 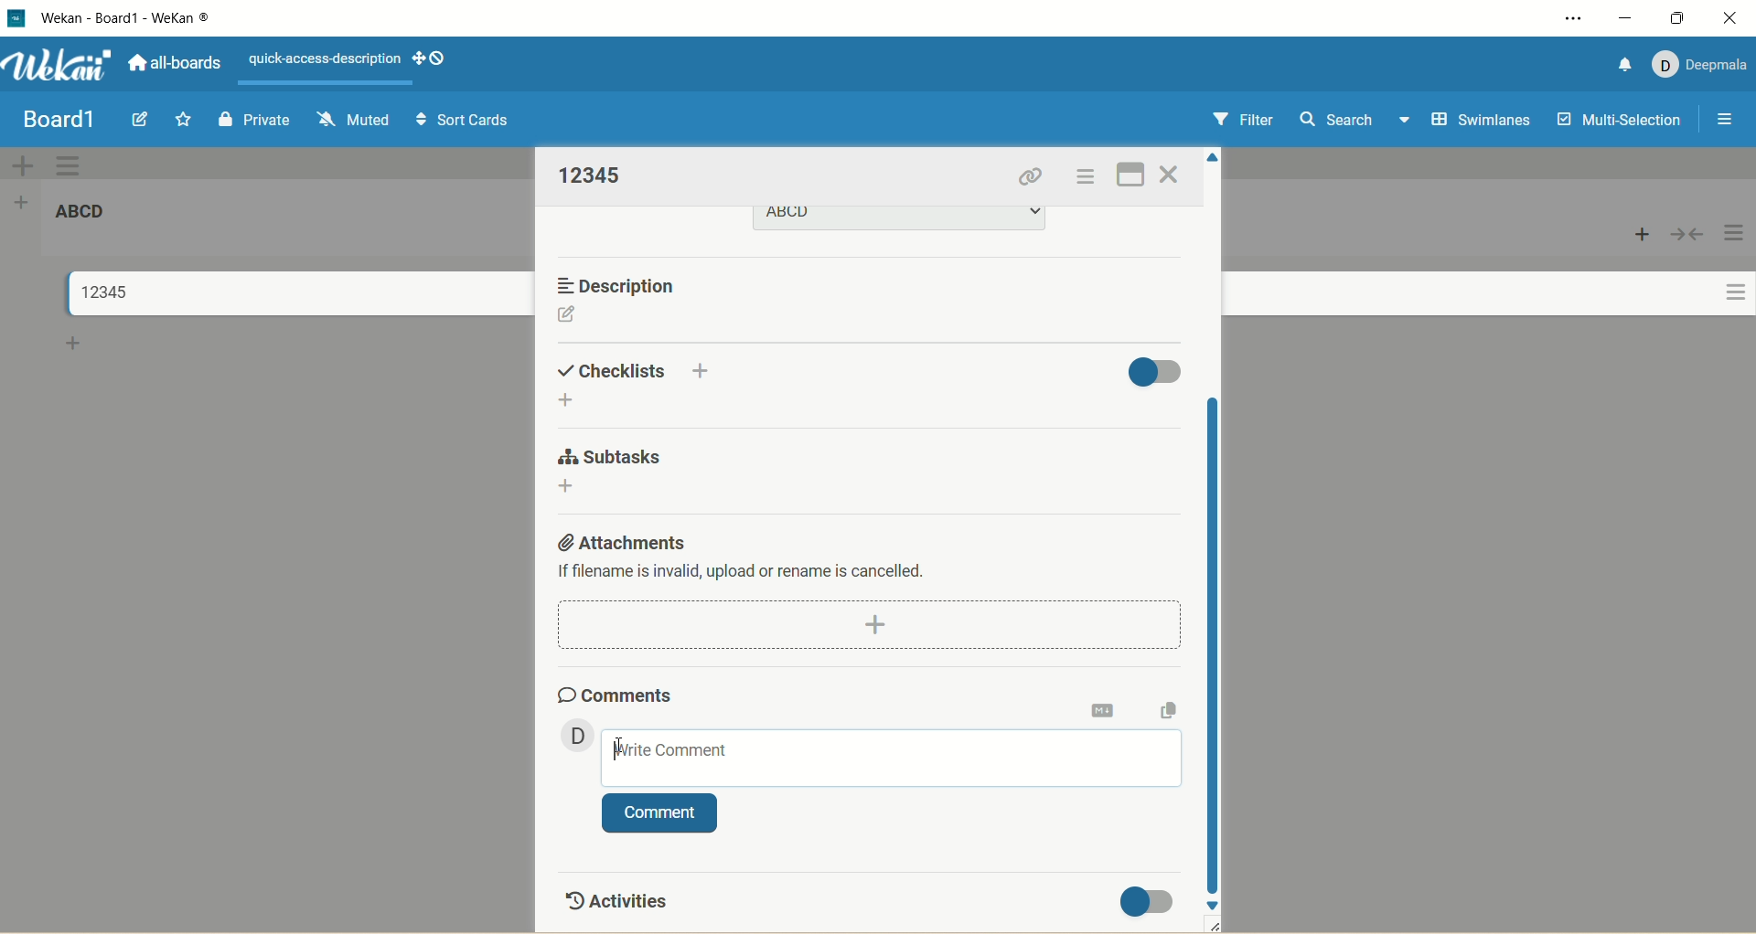 I want to click on private, so click(x=255, y=117).